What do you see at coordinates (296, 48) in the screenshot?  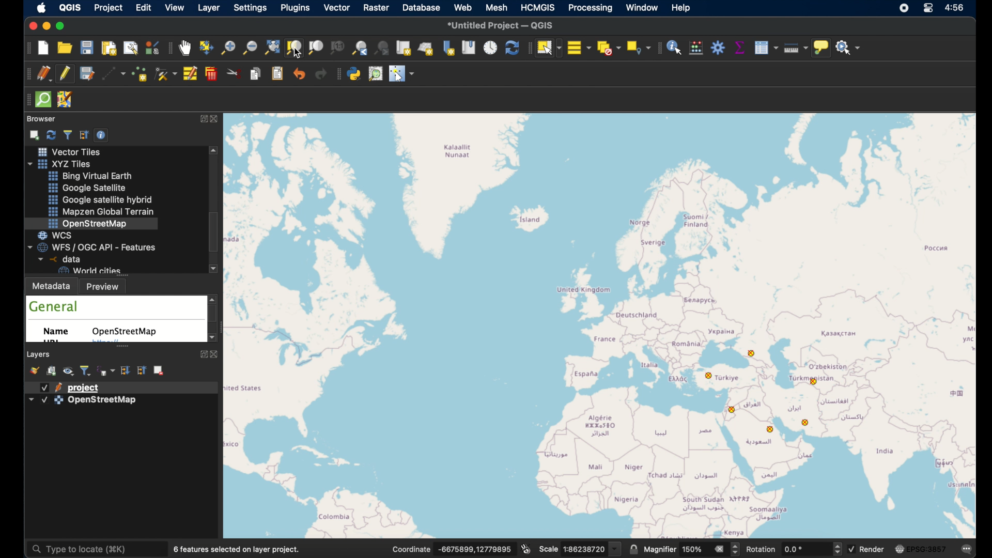 I see `zoom to selection` at bounding box center [296, 48].